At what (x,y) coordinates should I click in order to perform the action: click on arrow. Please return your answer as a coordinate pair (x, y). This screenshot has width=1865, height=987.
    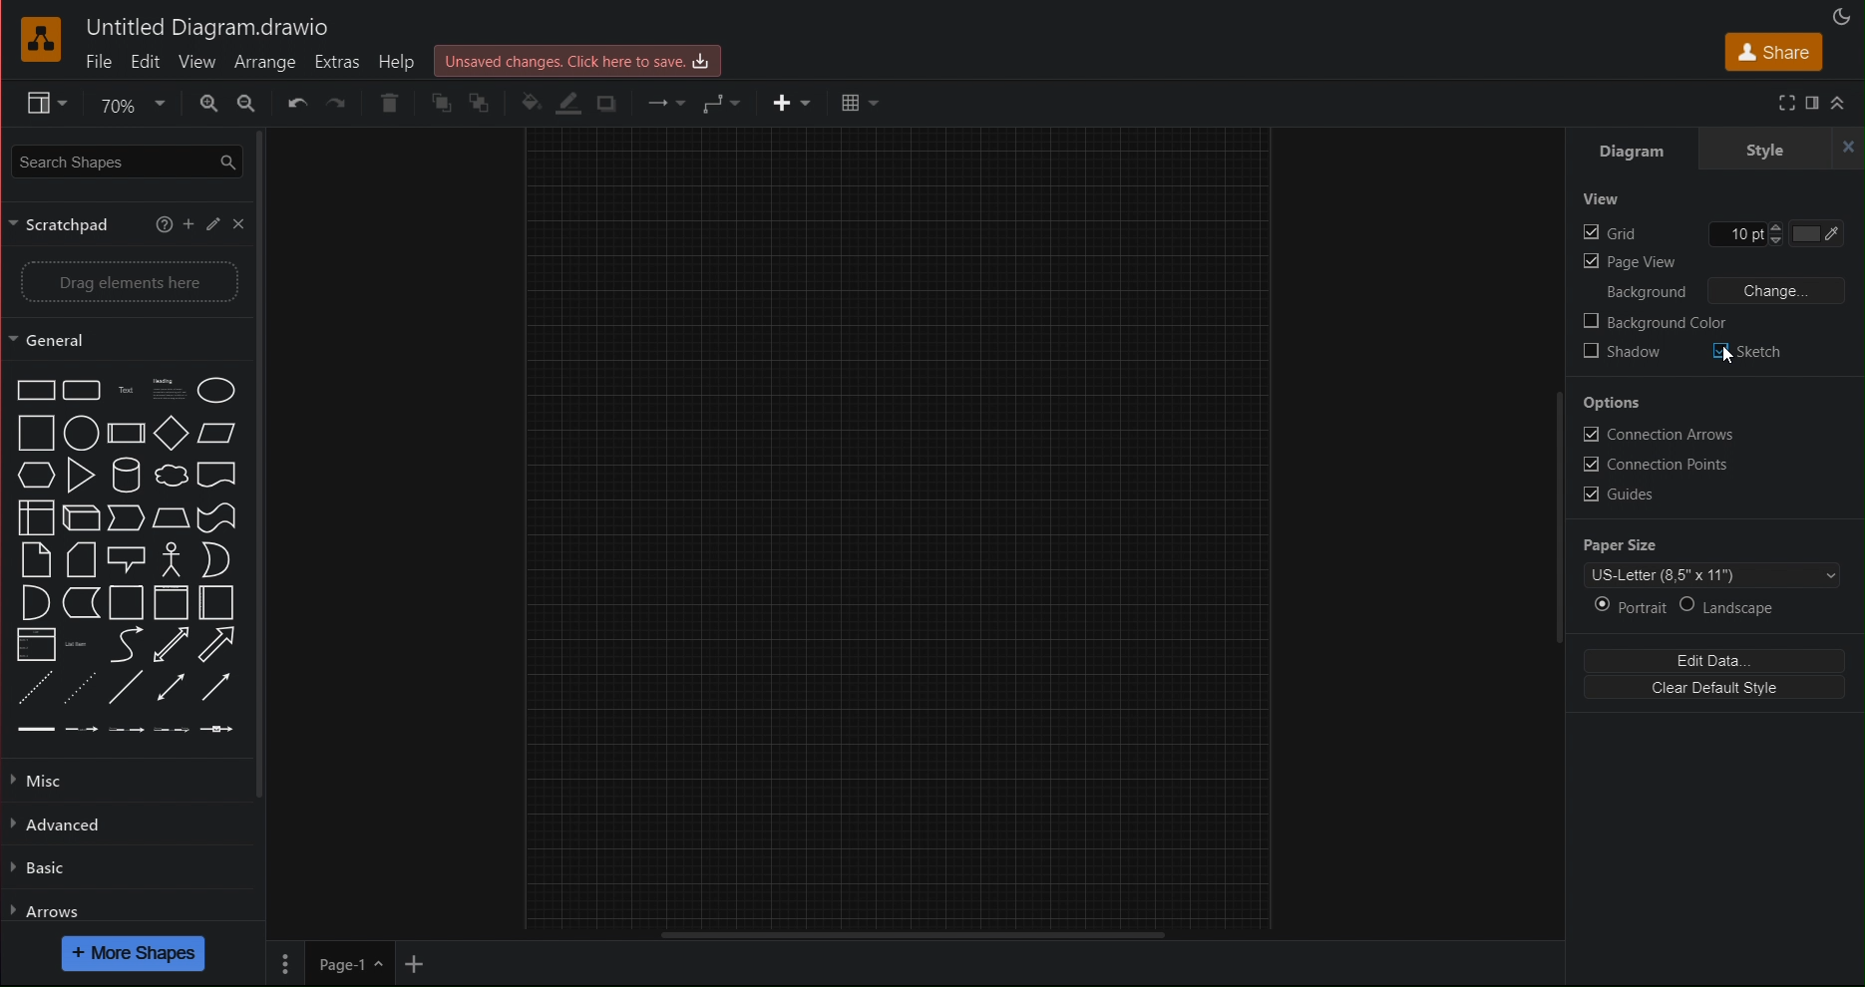
    Looking at the image, I should click on (215, 644).